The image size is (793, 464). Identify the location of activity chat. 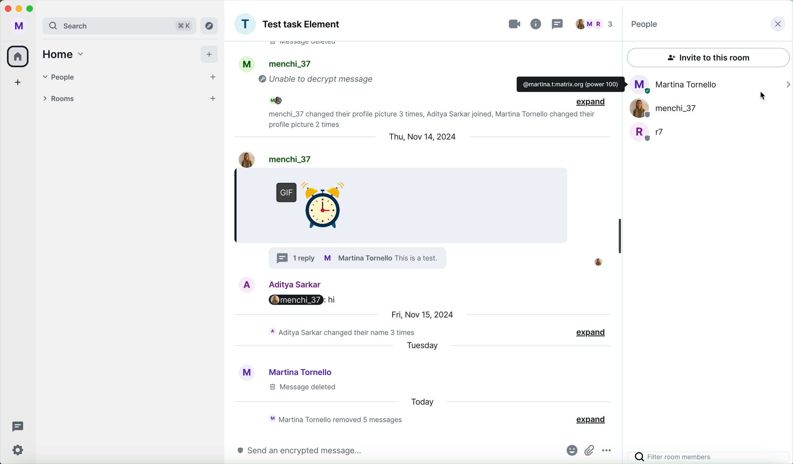
(343, 332).